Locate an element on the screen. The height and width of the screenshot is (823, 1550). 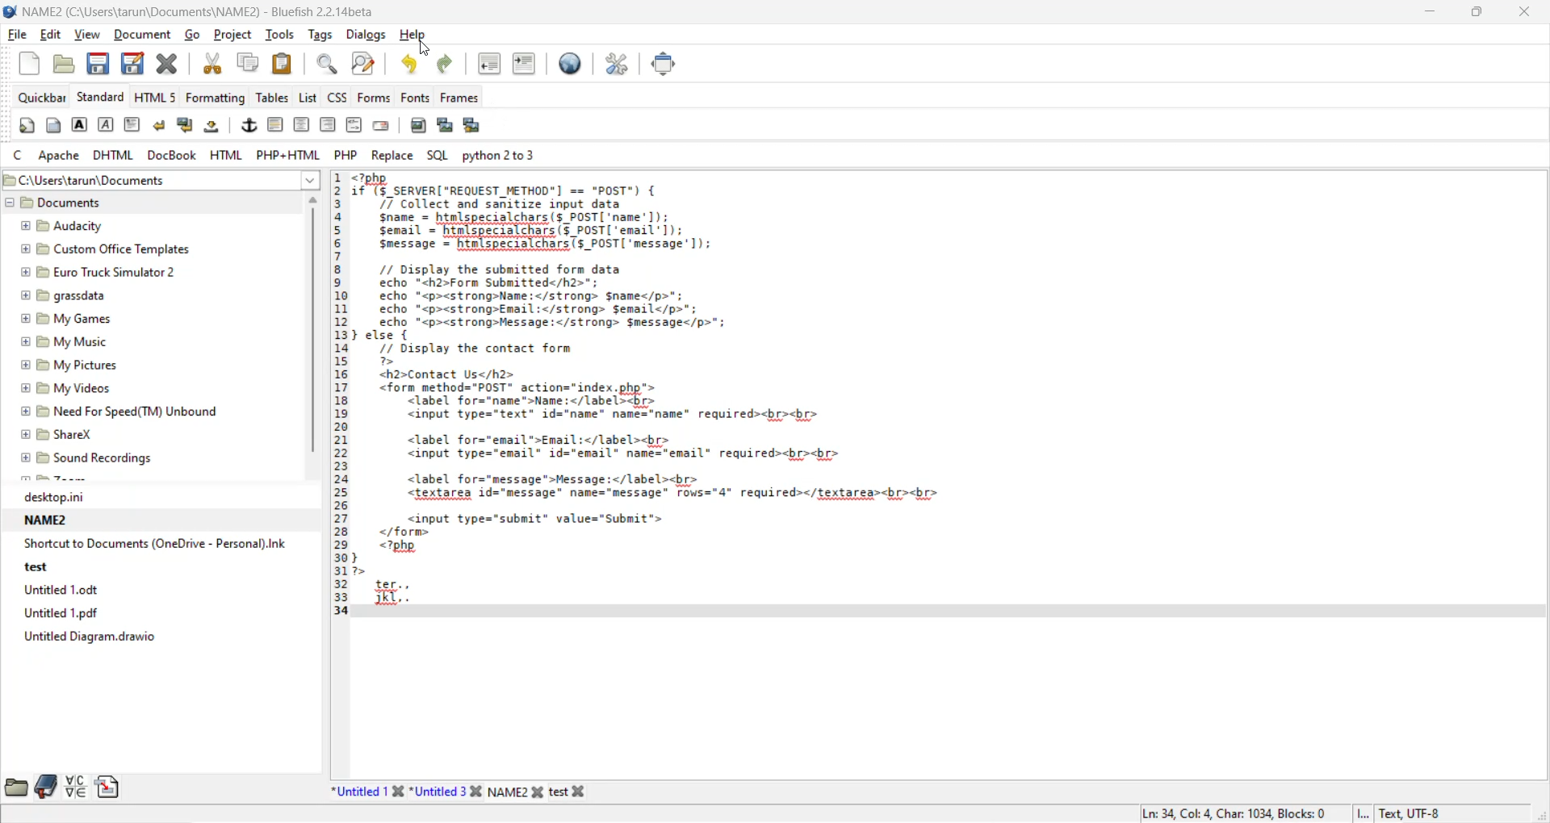
file browser is located at coordinates (19, 785).